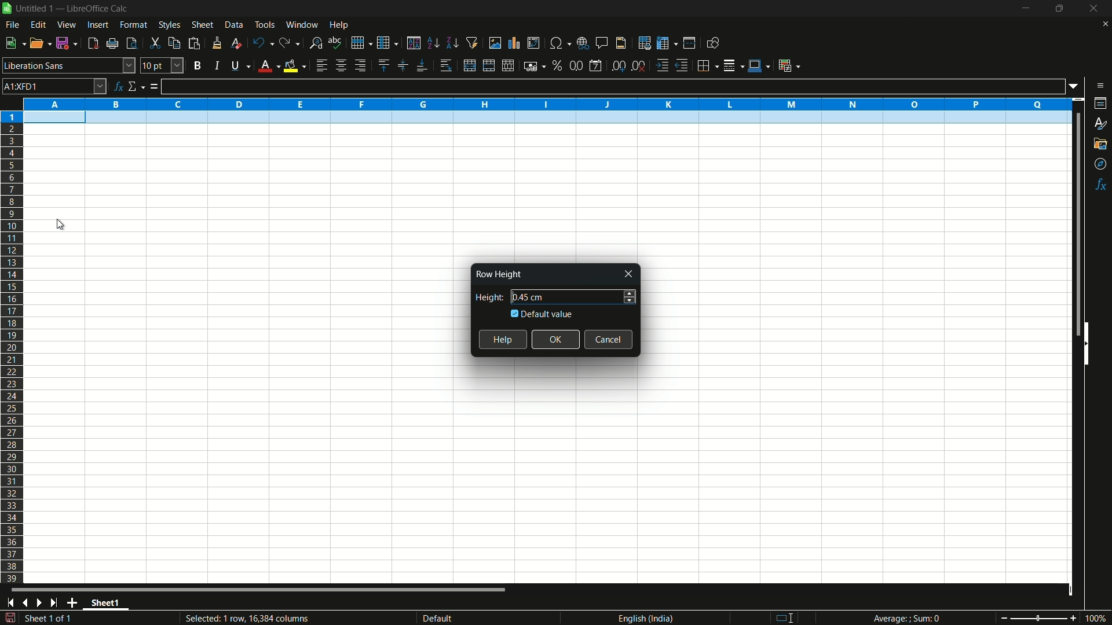  What do you see at coordinates (487, 65) in the screenshot?
I see `merge and center` at bounding box center [487, 65].